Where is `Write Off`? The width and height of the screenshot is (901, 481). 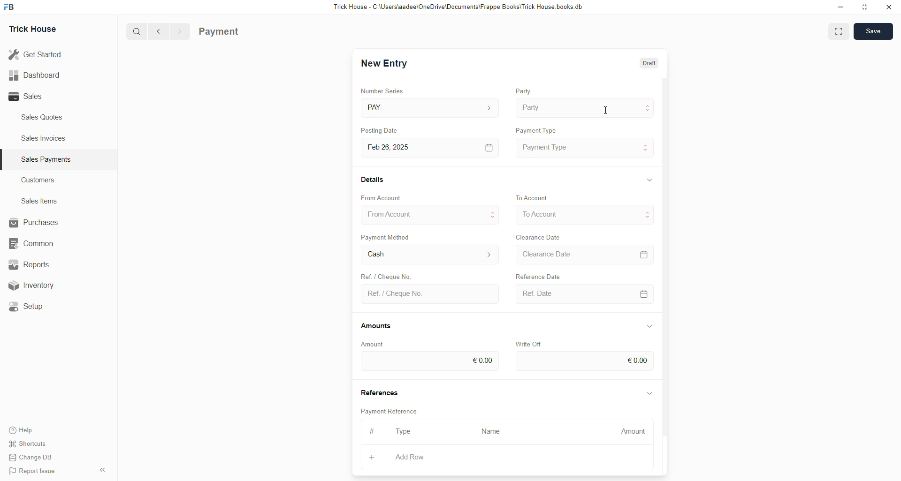 Write Off is located at coordinates (527, 344).